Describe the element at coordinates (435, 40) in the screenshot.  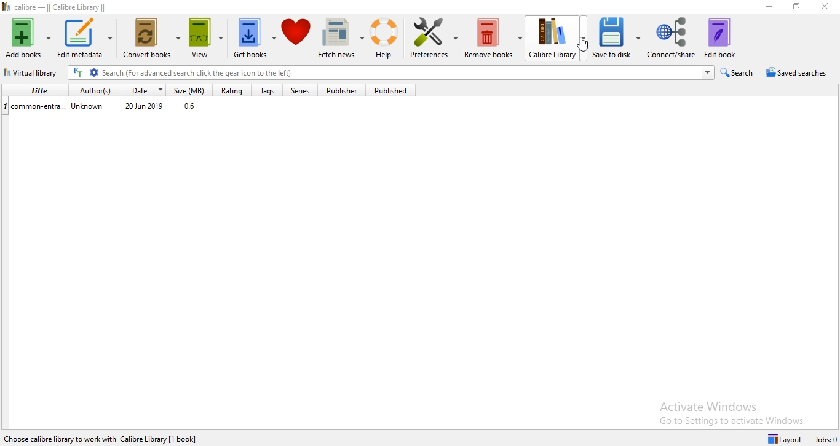
I see `Preference` at that location.